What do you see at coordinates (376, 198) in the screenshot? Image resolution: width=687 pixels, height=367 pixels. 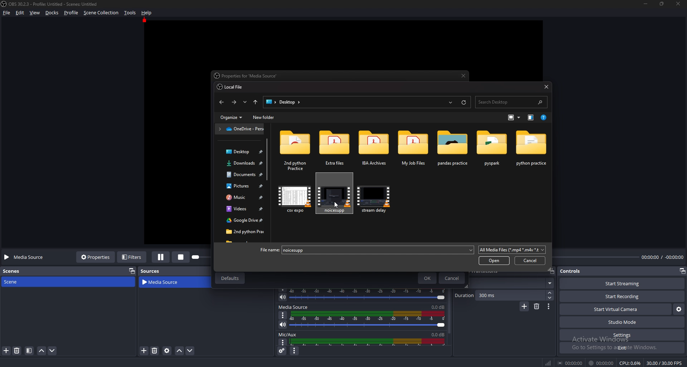 I see `video` at bounding box center [376, 198].